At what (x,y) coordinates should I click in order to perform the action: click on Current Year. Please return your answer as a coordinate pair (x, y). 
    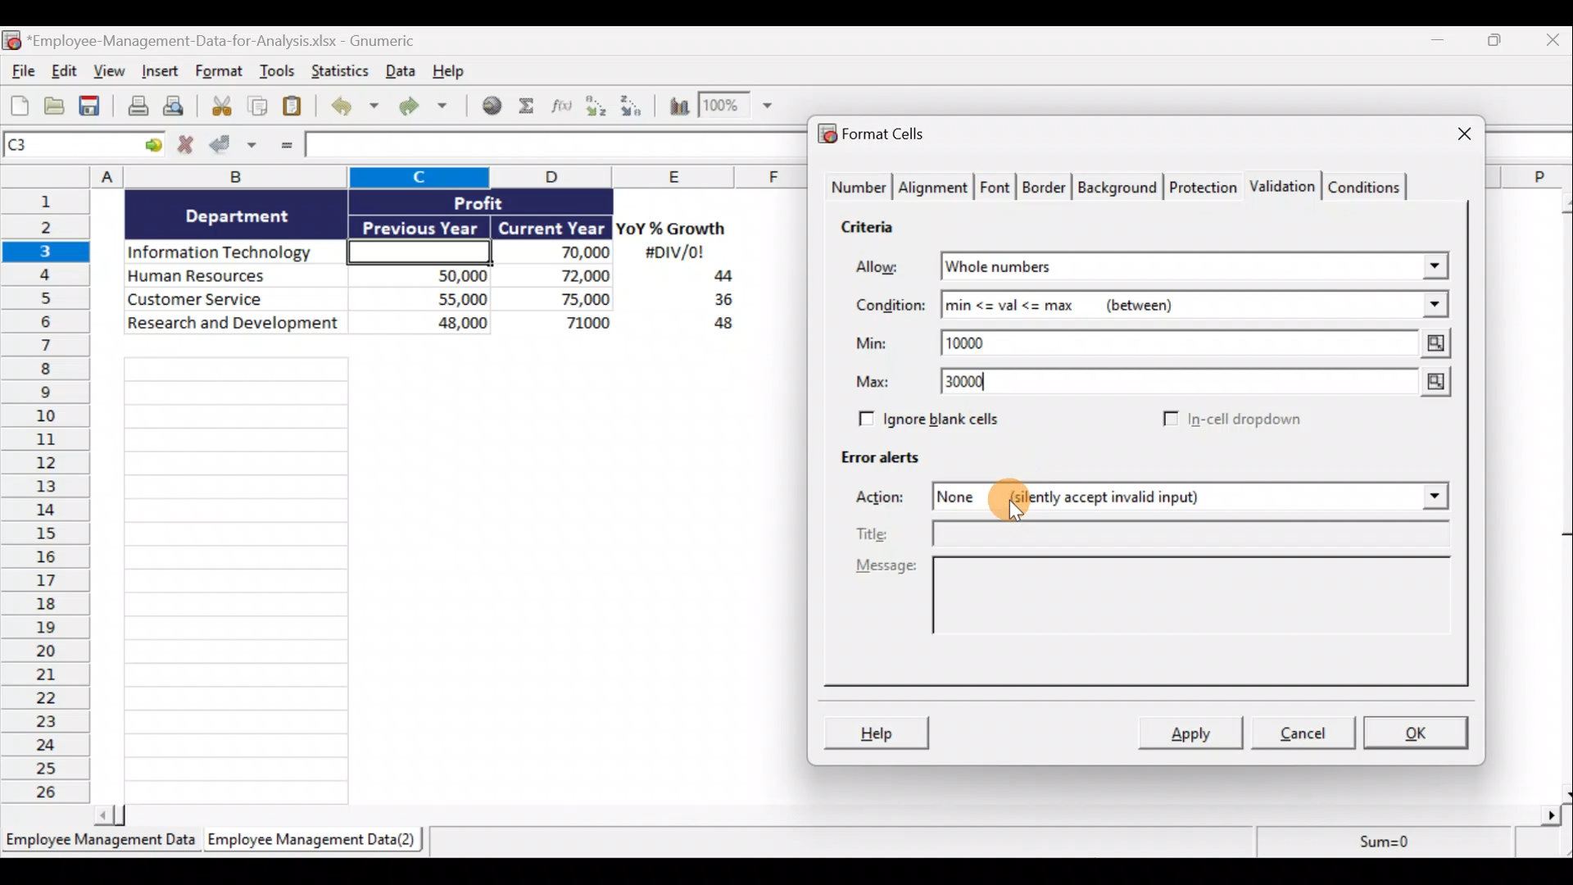
    Looking at the image, I should click on (550, 229).